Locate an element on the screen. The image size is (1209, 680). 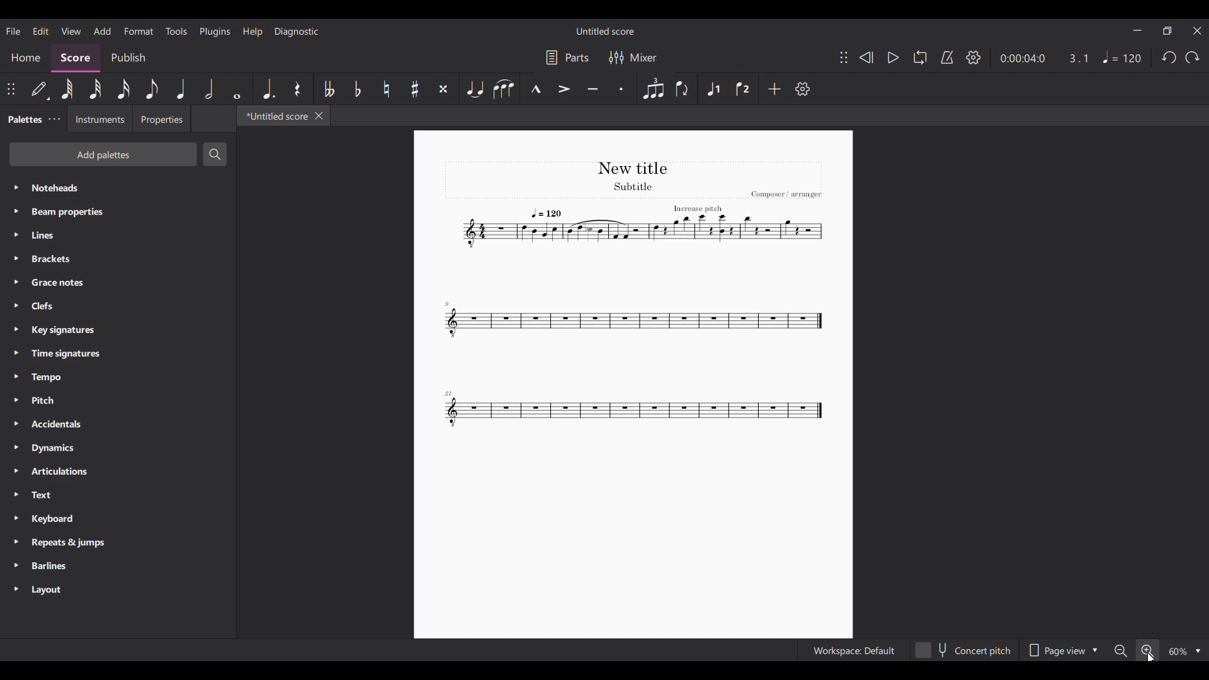
Flip direction is located at coordinates (683, 89).